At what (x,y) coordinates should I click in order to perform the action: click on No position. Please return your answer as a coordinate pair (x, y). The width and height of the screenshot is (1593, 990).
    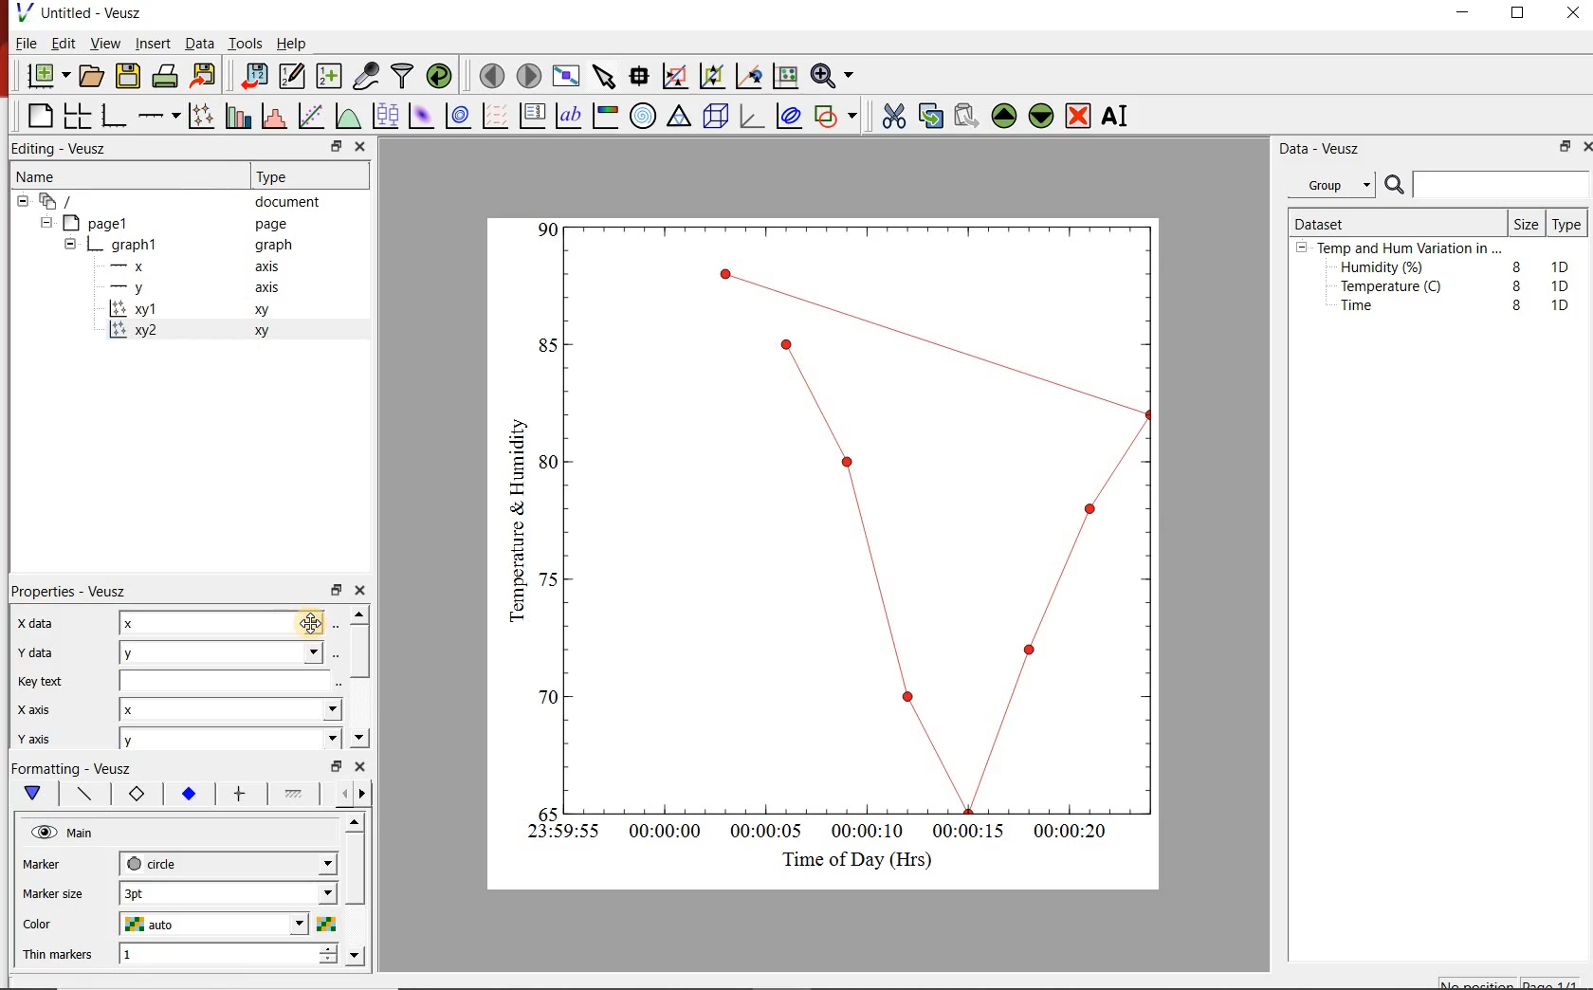
    Looking at the image, I should click on (1477, 983).